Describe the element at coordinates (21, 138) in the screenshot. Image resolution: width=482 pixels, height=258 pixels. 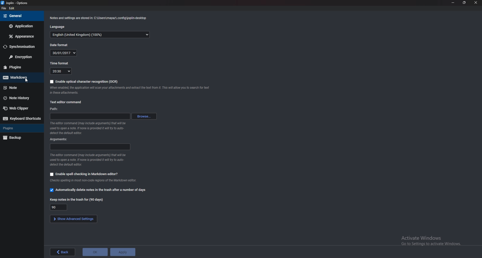
I see `backup` at that location.